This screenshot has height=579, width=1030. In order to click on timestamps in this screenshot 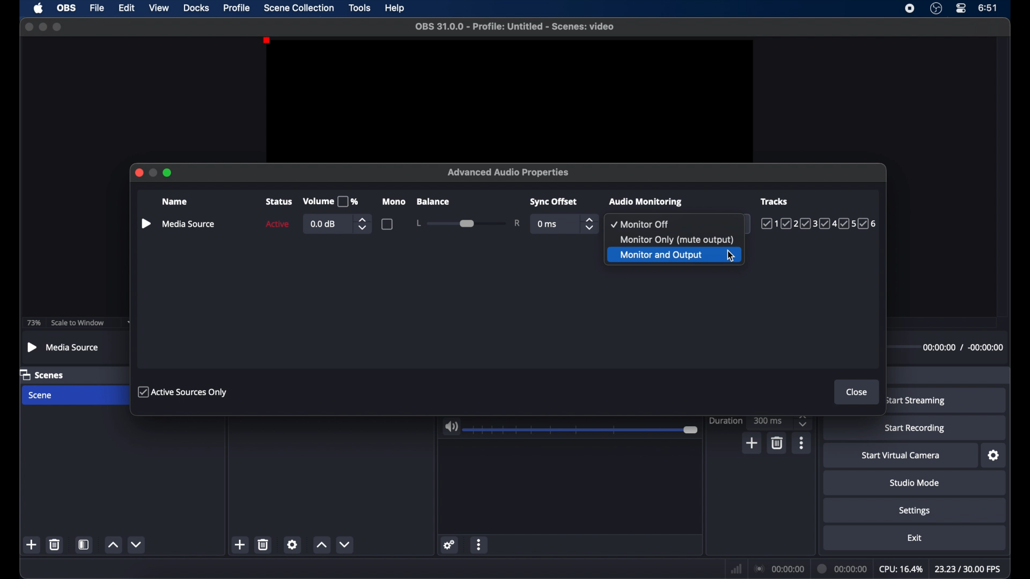, I will do `click(963, 348)`.